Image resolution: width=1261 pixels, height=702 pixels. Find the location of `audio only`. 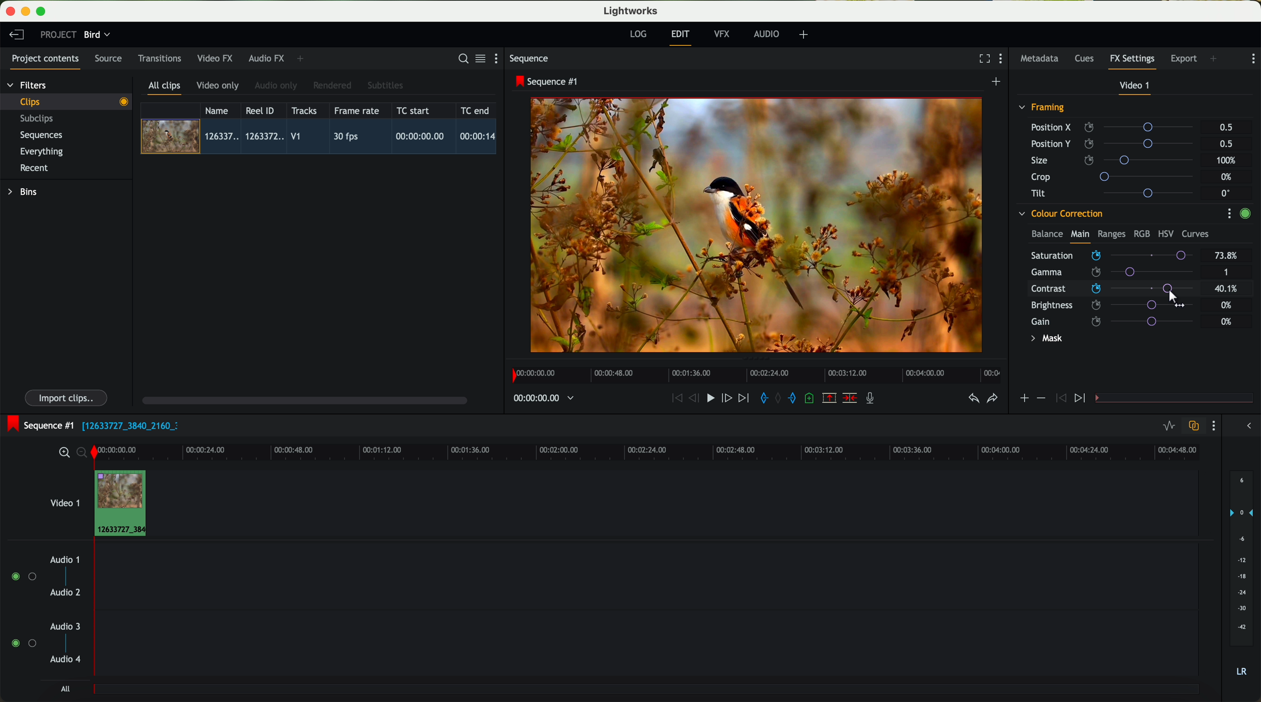

audio only is located at coordinates (277, 86).